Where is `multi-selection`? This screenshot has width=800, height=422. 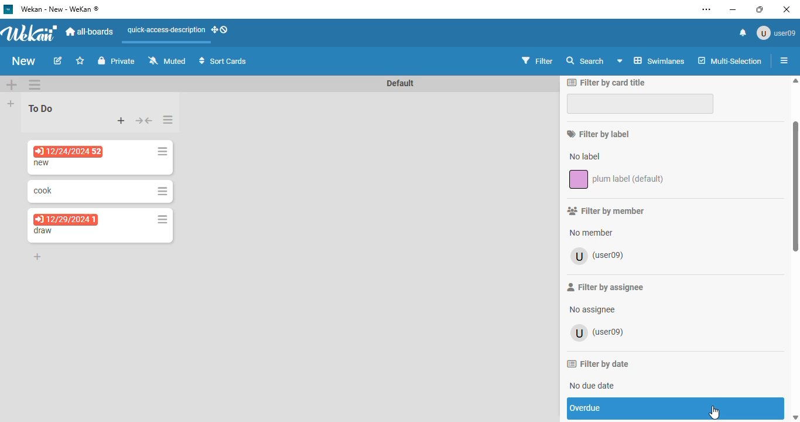
multi-selection is located at coordinates (730, 60).